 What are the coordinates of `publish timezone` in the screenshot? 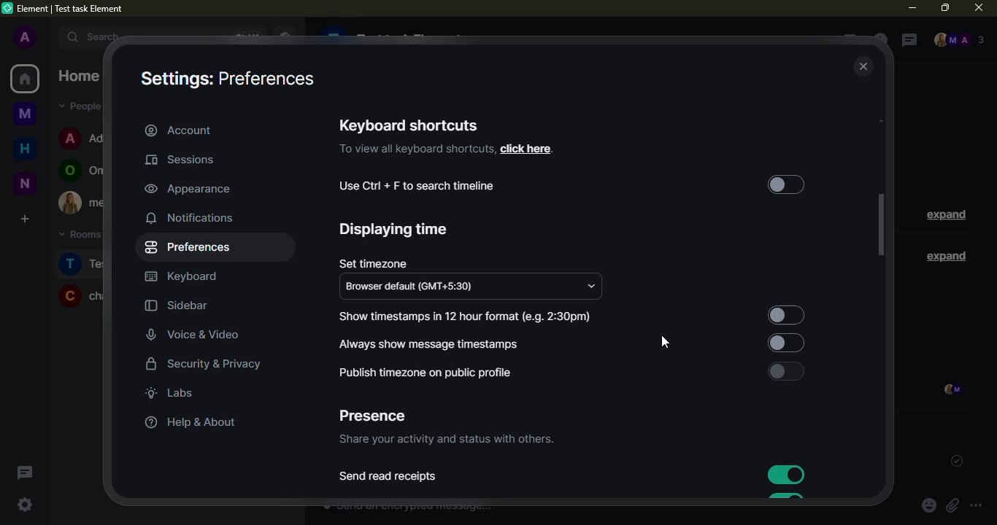 It's located at (423, 373).